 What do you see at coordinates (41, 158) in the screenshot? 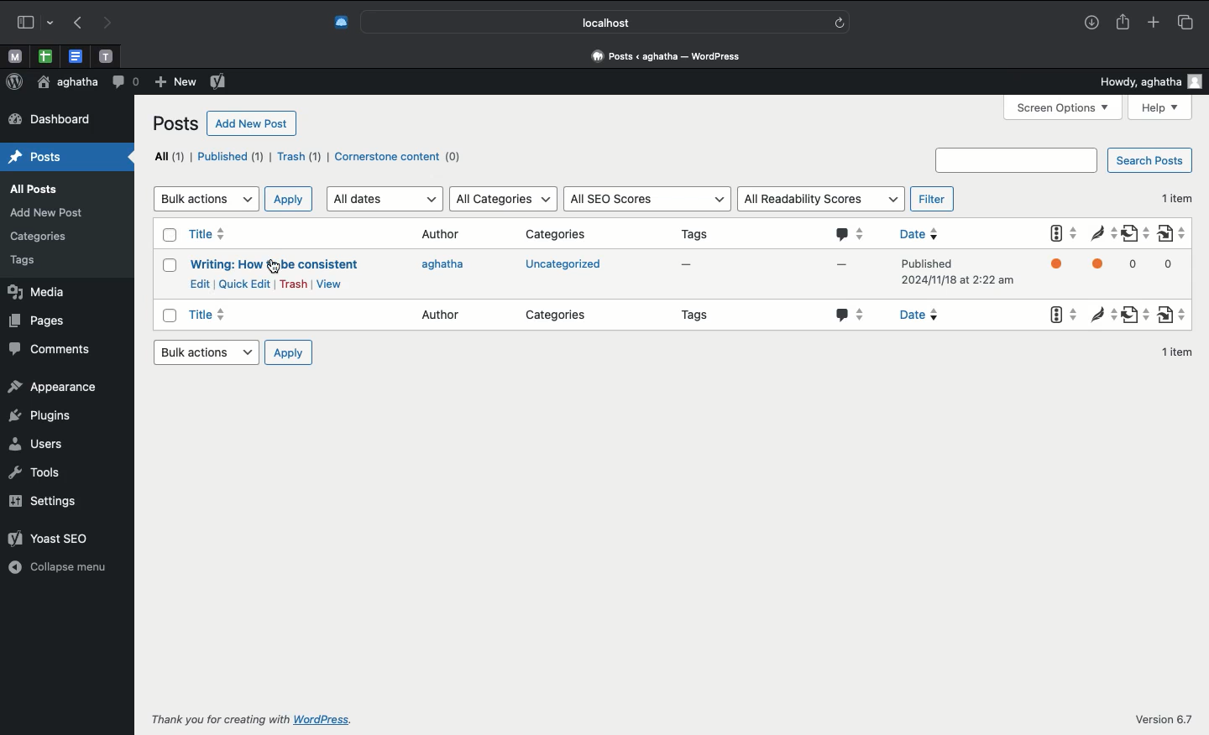
I see `Posts` at bounding box center [41, 158].